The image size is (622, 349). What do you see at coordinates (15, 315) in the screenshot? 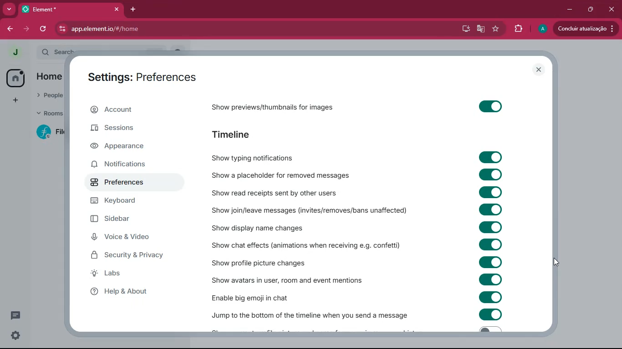
I see `conversation` at bounding box center [15, 315].